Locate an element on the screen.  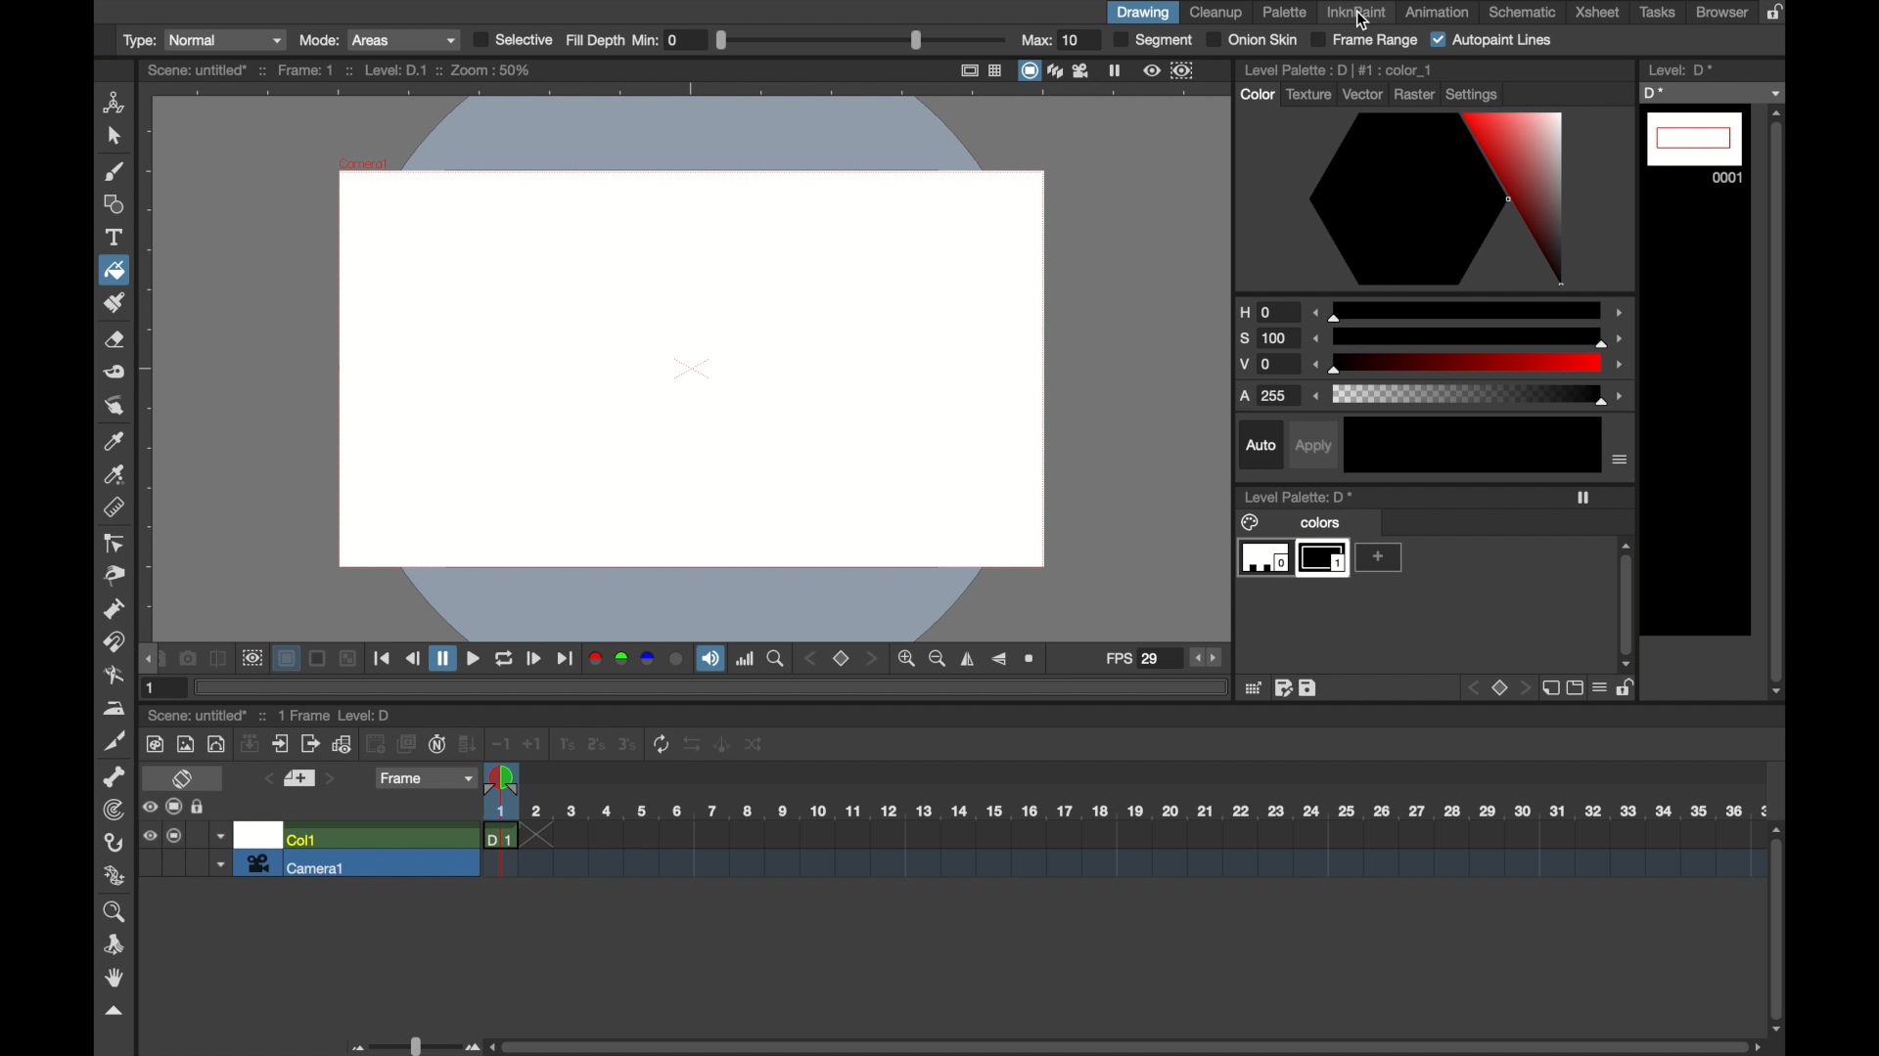
magnet tool is located at coordinates (112, 640).